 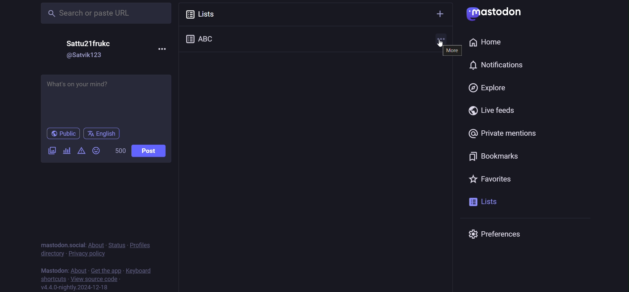 I want to click on list, so click(x=205, y=13).